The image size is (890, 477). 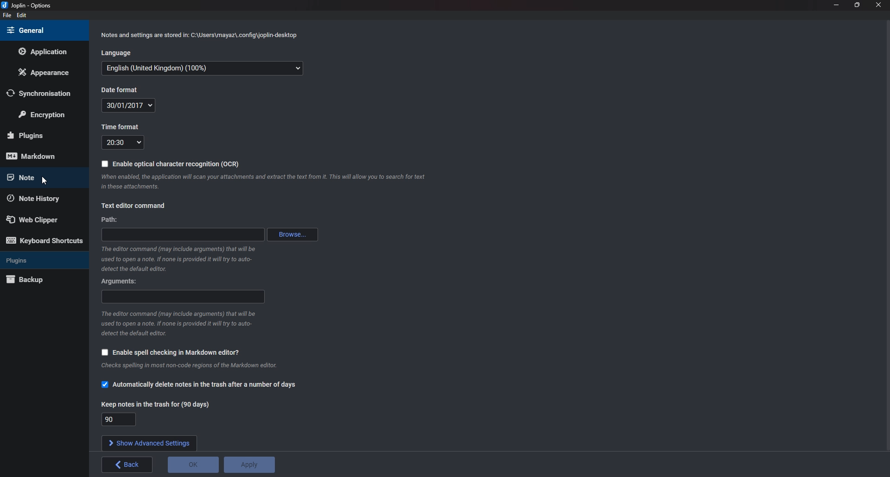 What do you see at coordinates (121, 53) in the screenshot?
I see `Language` at bounding box center [121, 53].